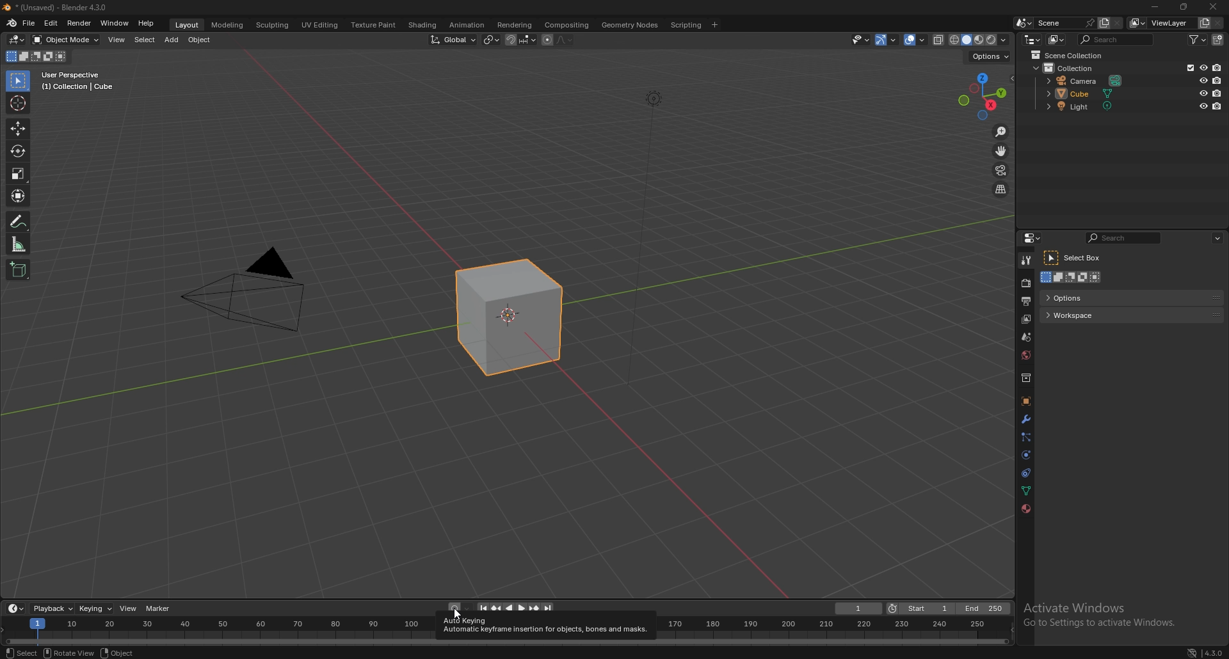 This screenshot has height=659, width=1229. What do you see at coordinates (497, 609) in the screenshot?
I see `jump to keyframe` at bounding box center [497, 609].